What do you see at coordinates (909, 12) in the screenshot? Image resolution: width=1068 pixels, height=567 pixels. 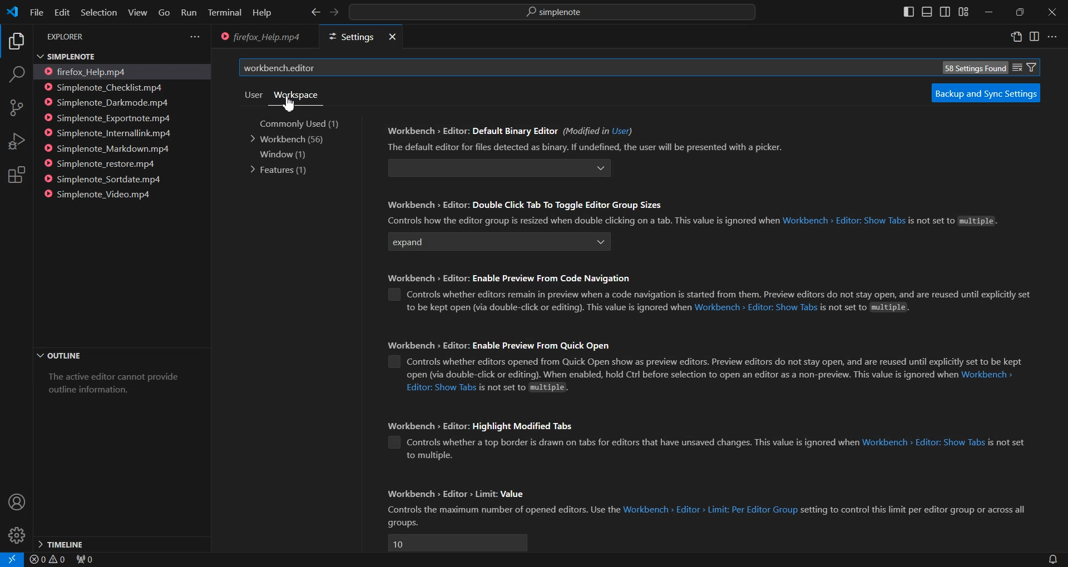 I see `Toggle primary side bar` at bounding box center [909, 12].